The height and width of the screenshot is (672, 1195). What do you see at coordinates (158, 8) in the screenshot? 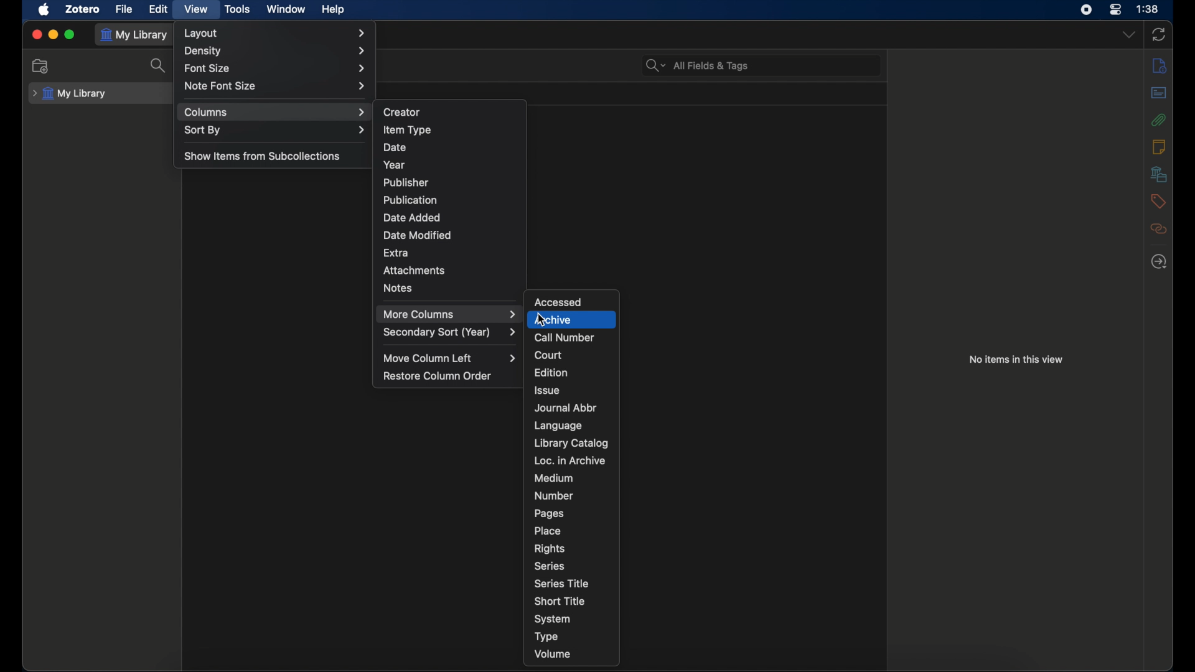
I see `edit` at bounding box center [158, 8].